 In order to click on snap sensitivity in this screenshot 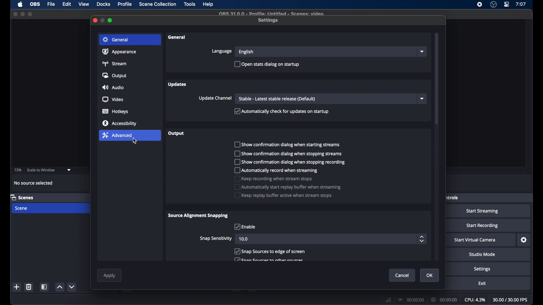, I will do `click(216, 238)`.